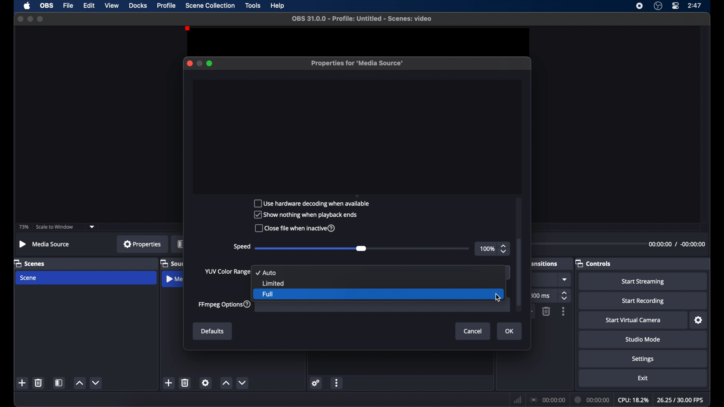  What do you see at coordinates (29, 19) in the screenshot?
I see `minimize` at bounding box center [29, 19].